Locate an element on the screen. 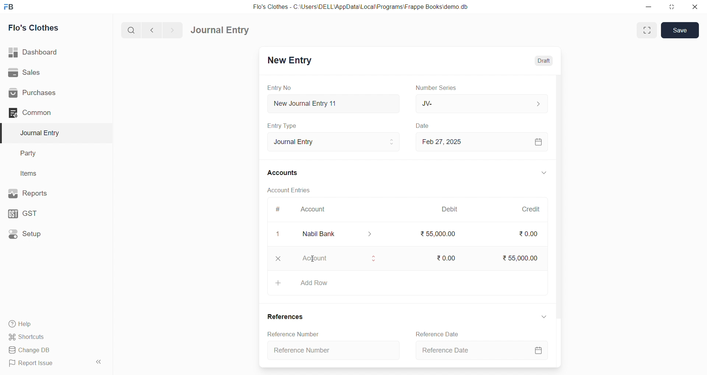 Image resolution: width=707 pixels, height=375 pixels. Entry Type is located at coordinates (282, 126).